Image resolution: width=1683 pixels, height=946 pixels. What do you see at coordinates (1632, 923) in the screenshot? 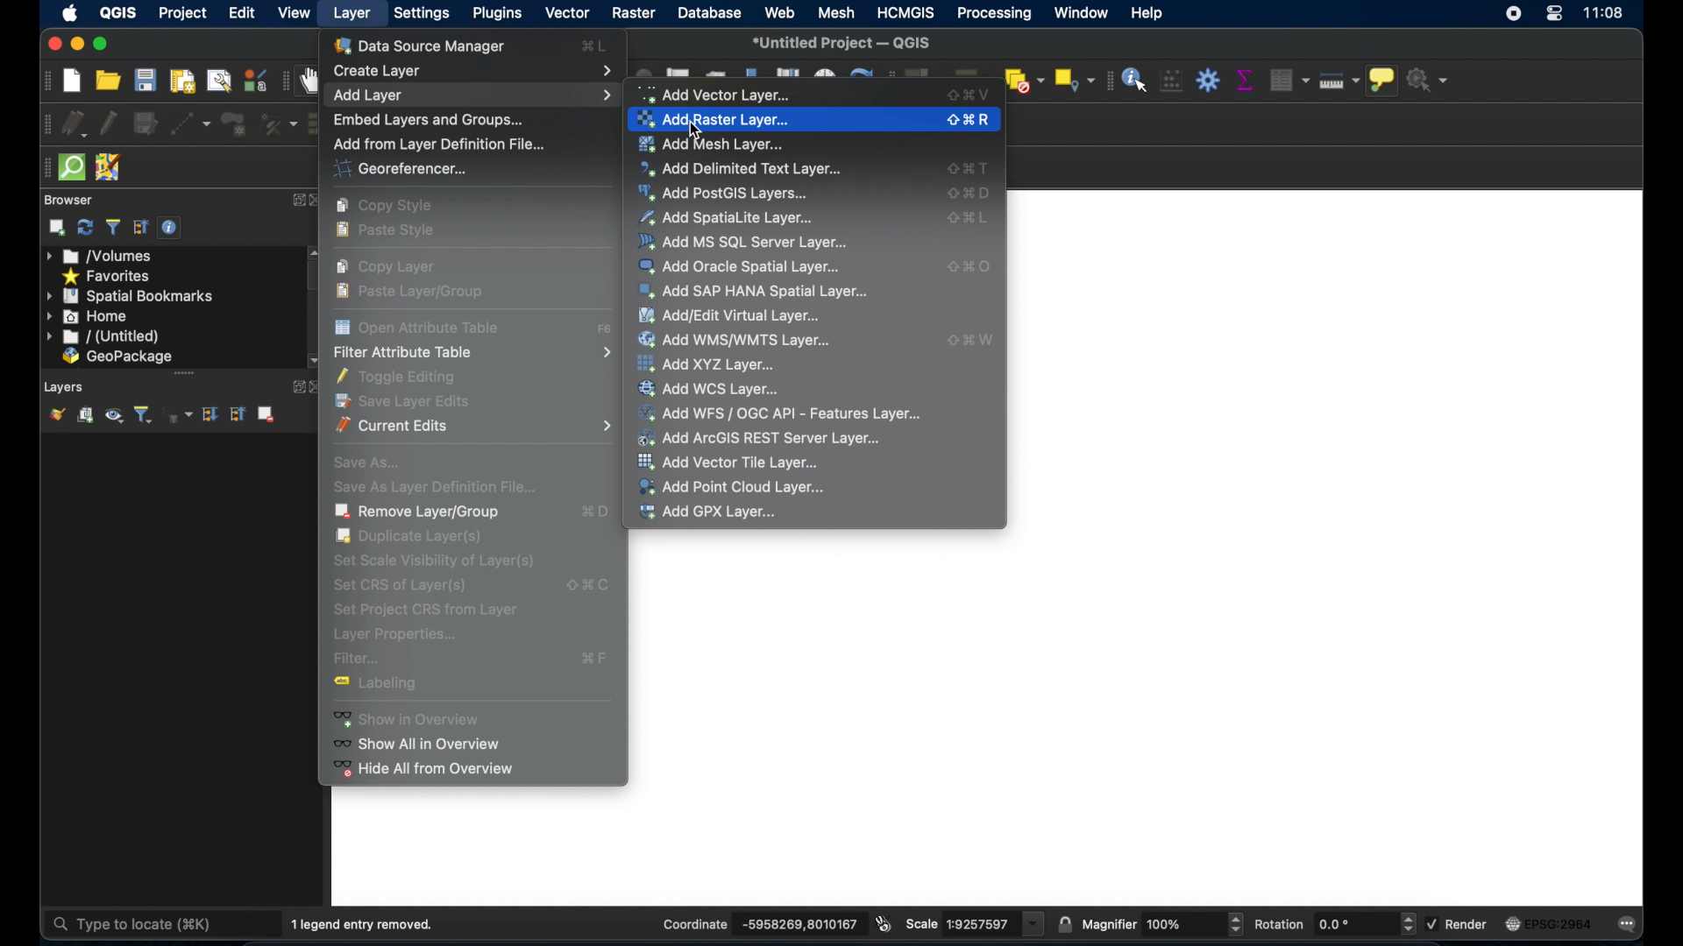
I see `messages` at bounding box center [1632, 923].